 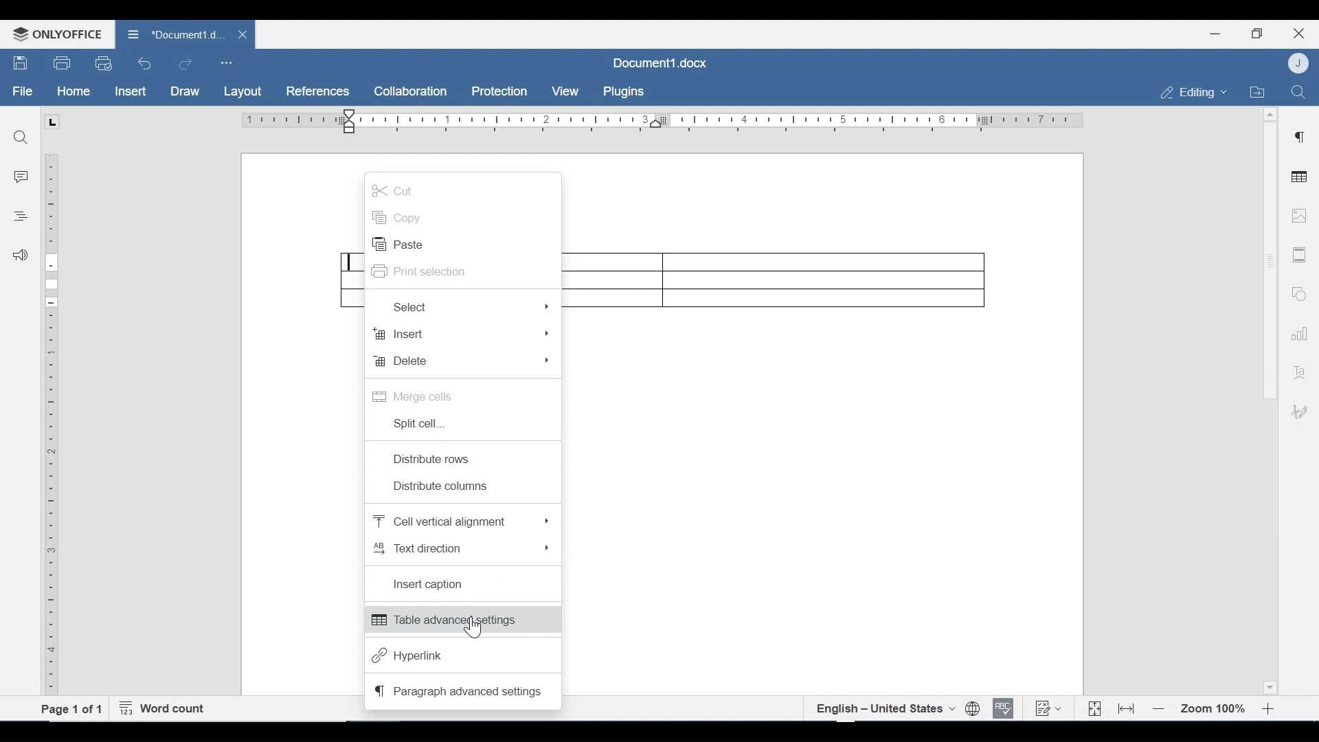 What do you see at coordinates (407, 656) in the screenshot?
I see `Hyperlink` at bounding box center [407, 656].